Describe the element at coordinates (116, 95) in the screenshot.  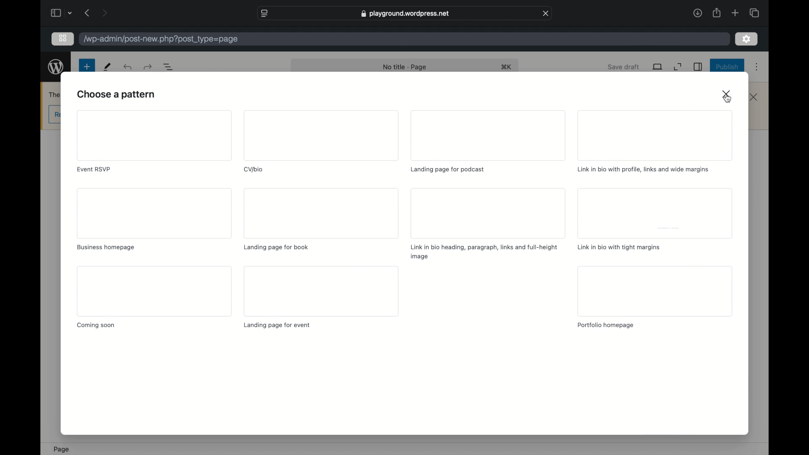
I see `choose pattern` at that location.